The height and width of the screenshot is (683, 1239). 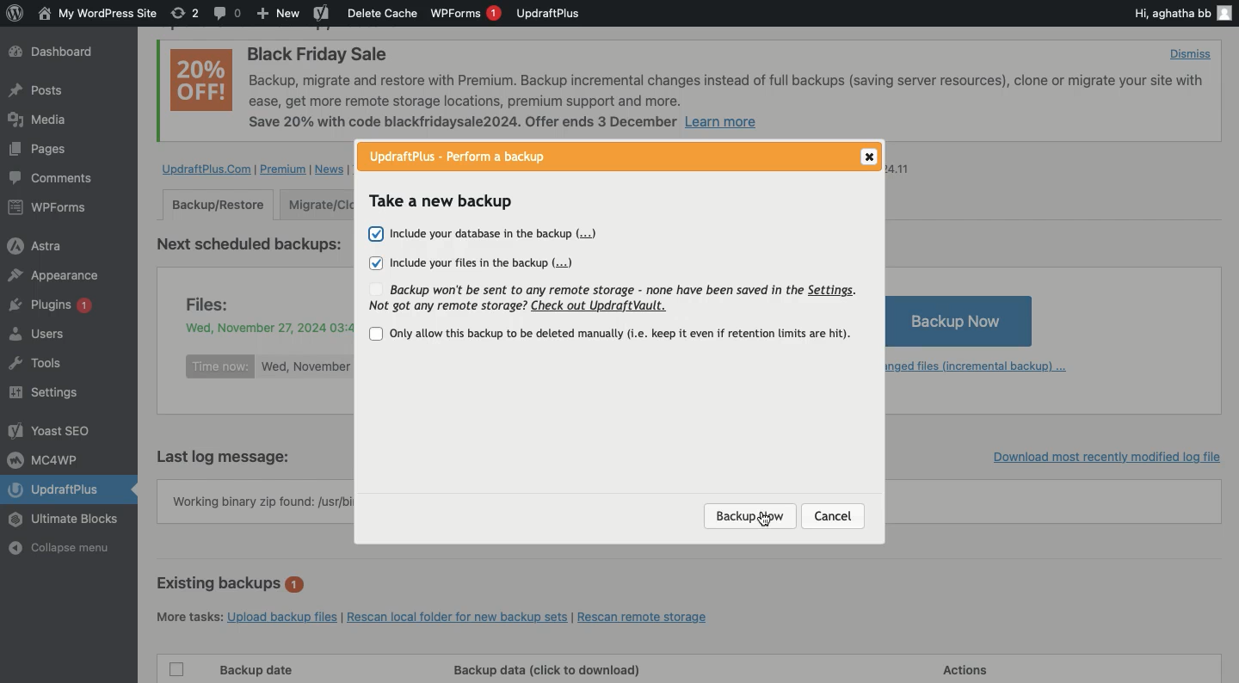 I want to click on Only allow this backup to be deleted manually, so click(x=616, y=337).